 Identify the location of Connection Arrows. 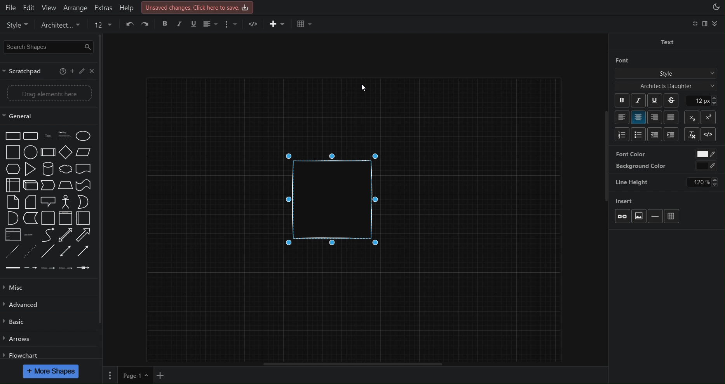
(647, 153).